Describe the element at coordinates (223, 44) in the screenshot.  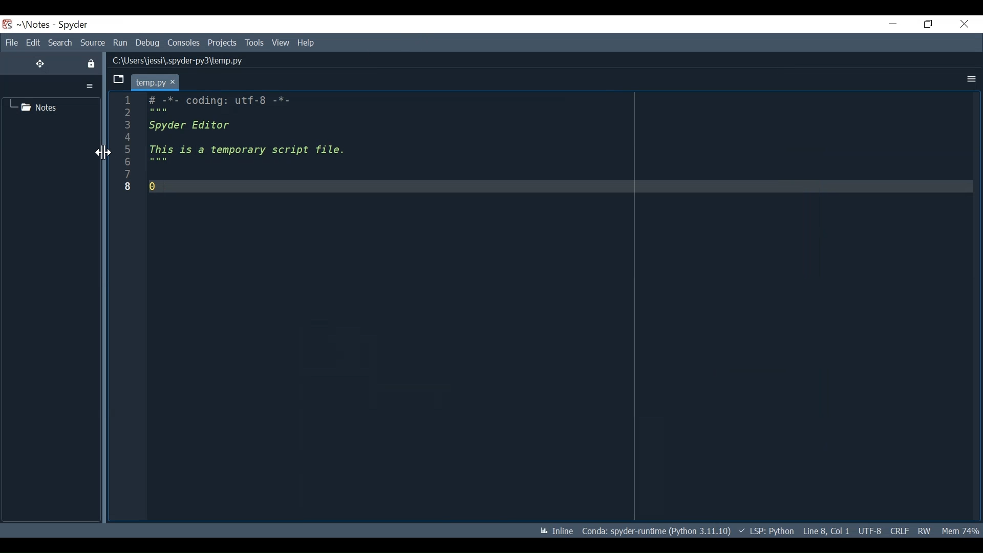
I see `Projects` at that location.